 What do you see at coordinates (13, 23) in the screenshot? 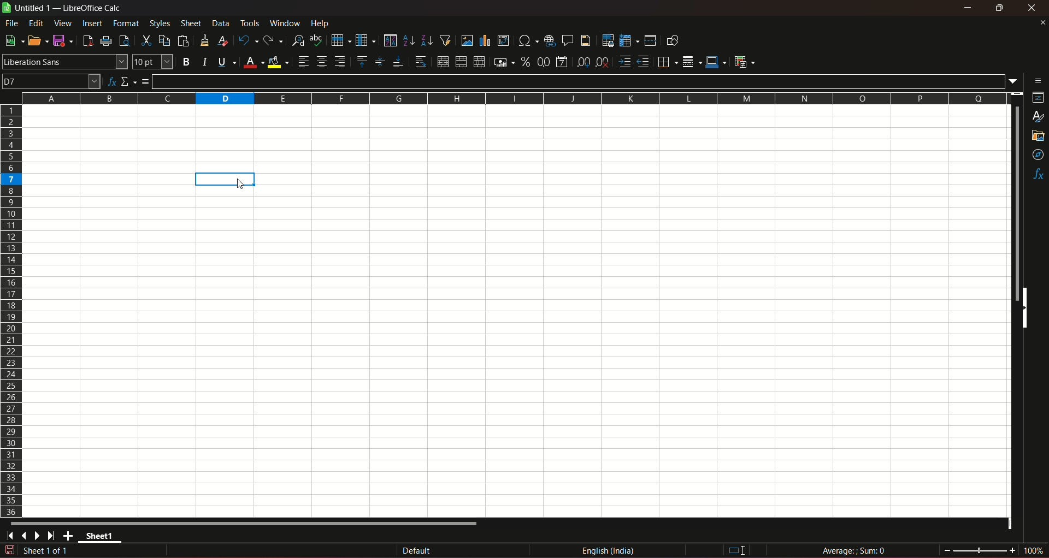
I see `file` at bounding box center [13, 23].